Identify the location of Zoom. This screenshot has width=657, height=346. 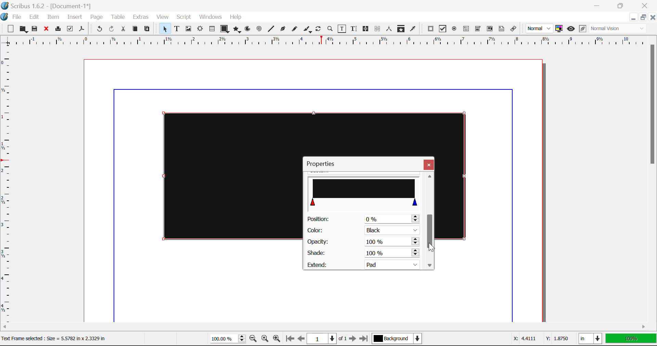
(330, 28).